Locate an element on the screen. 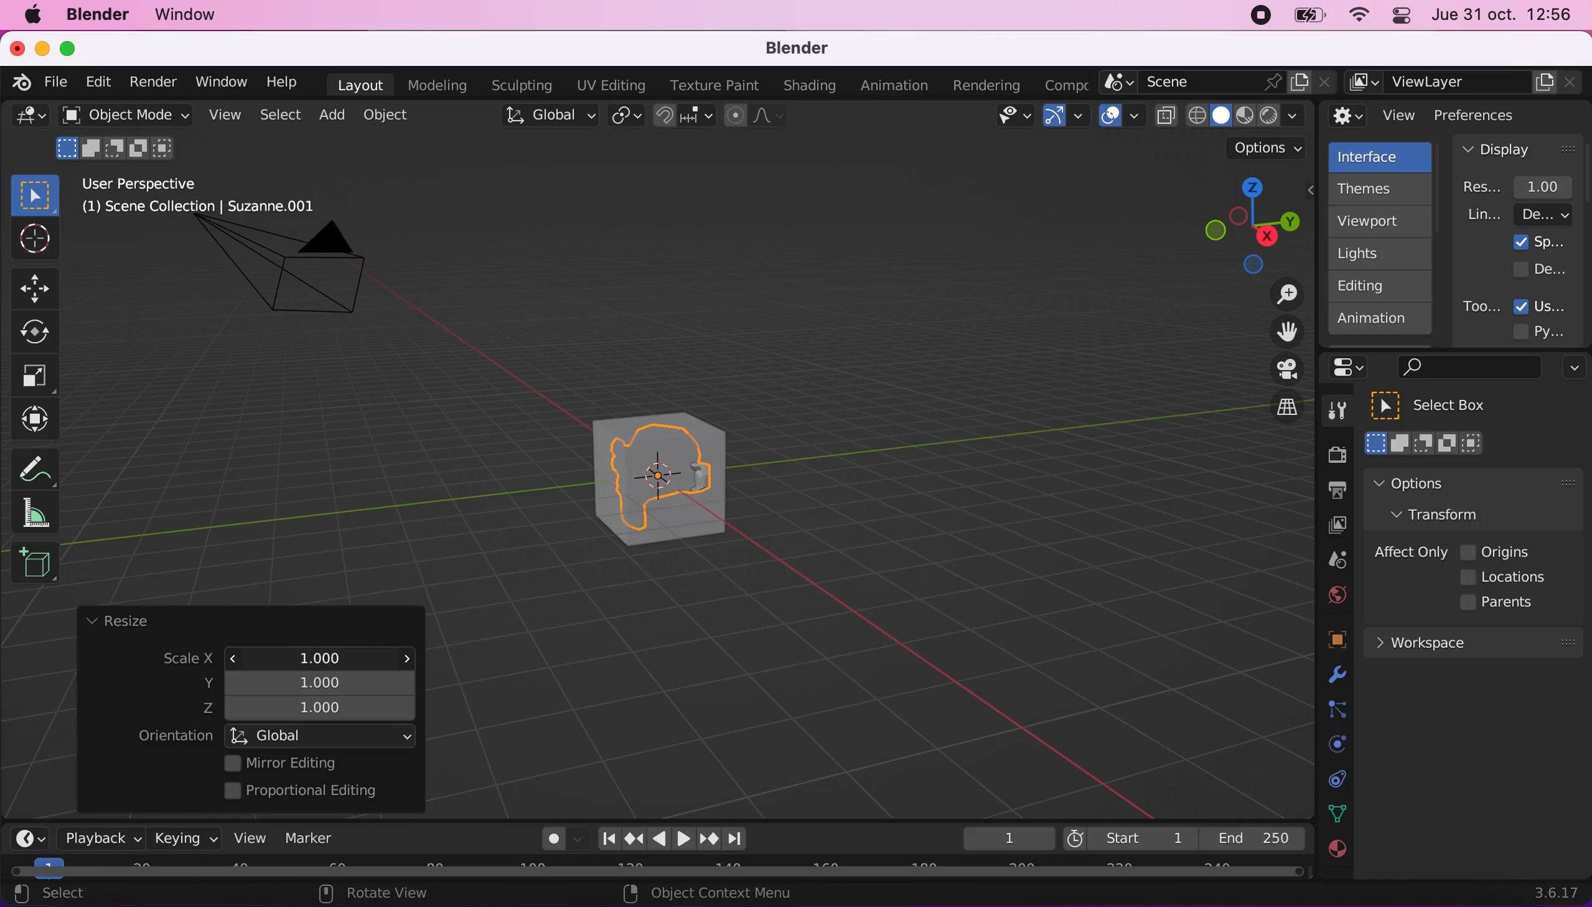  click, shortcut, drag is located at coordinates (1247, 225).